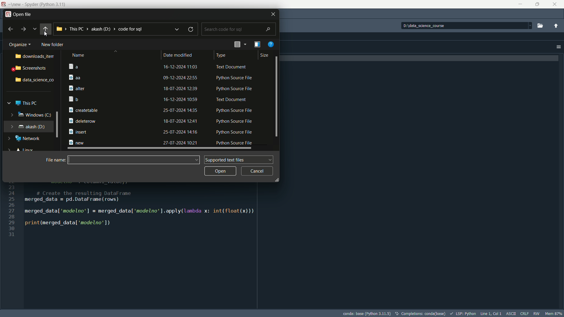  Describe the element at coordinates (463, 313) in the screenshot. I see `lsp:python` at that location.